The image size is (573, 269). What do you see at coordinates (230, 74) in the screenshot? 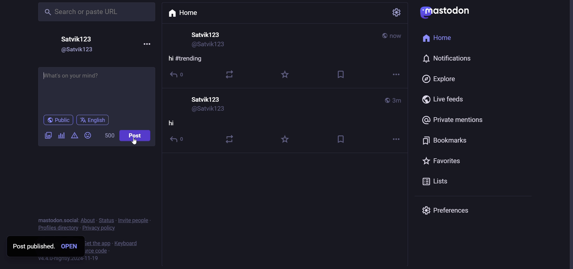
I see `boost` at bounding box center [230, 74].